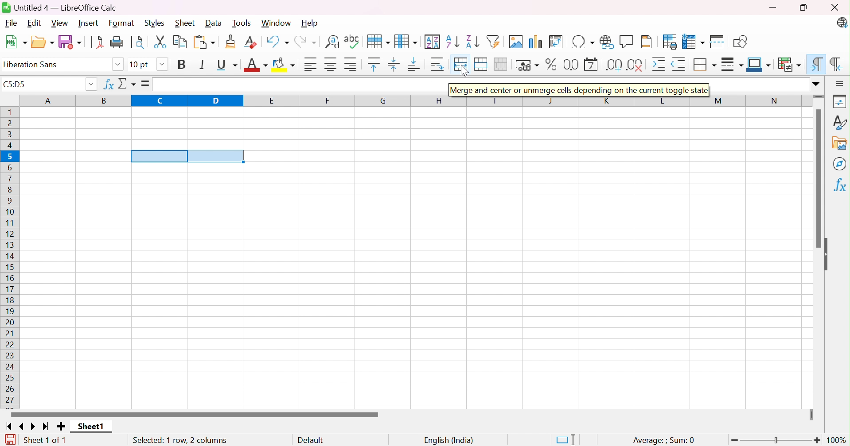 The width and height of the screenshot is (850, 446). Describe the element at coordinates (461, 64) in the screenshot. I see `Merge and center or unmerge cells depending on the current toggle status.` at that location.